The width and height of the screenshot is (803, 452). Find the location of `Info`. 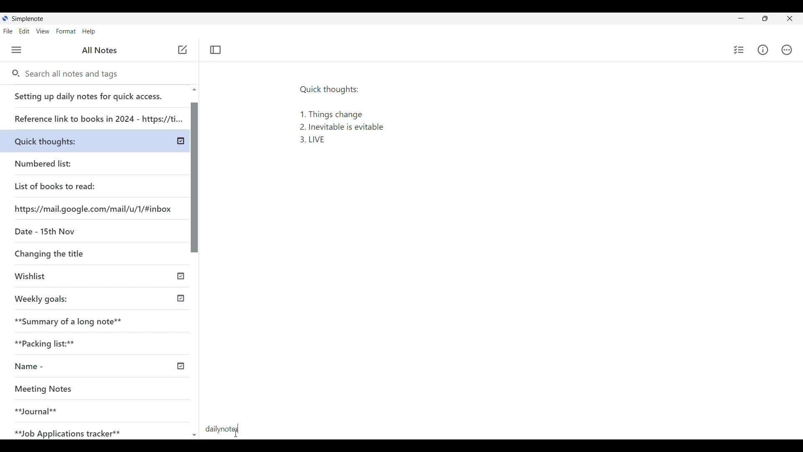

Info is located at coordinates (762, 50).